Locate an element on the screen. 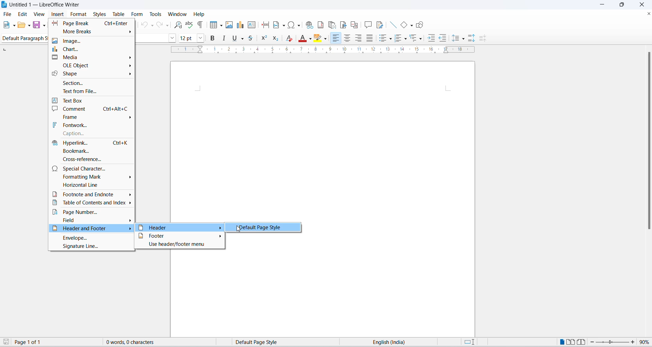 The image size is (652, 347). undo is located at coordinates (145, 25).